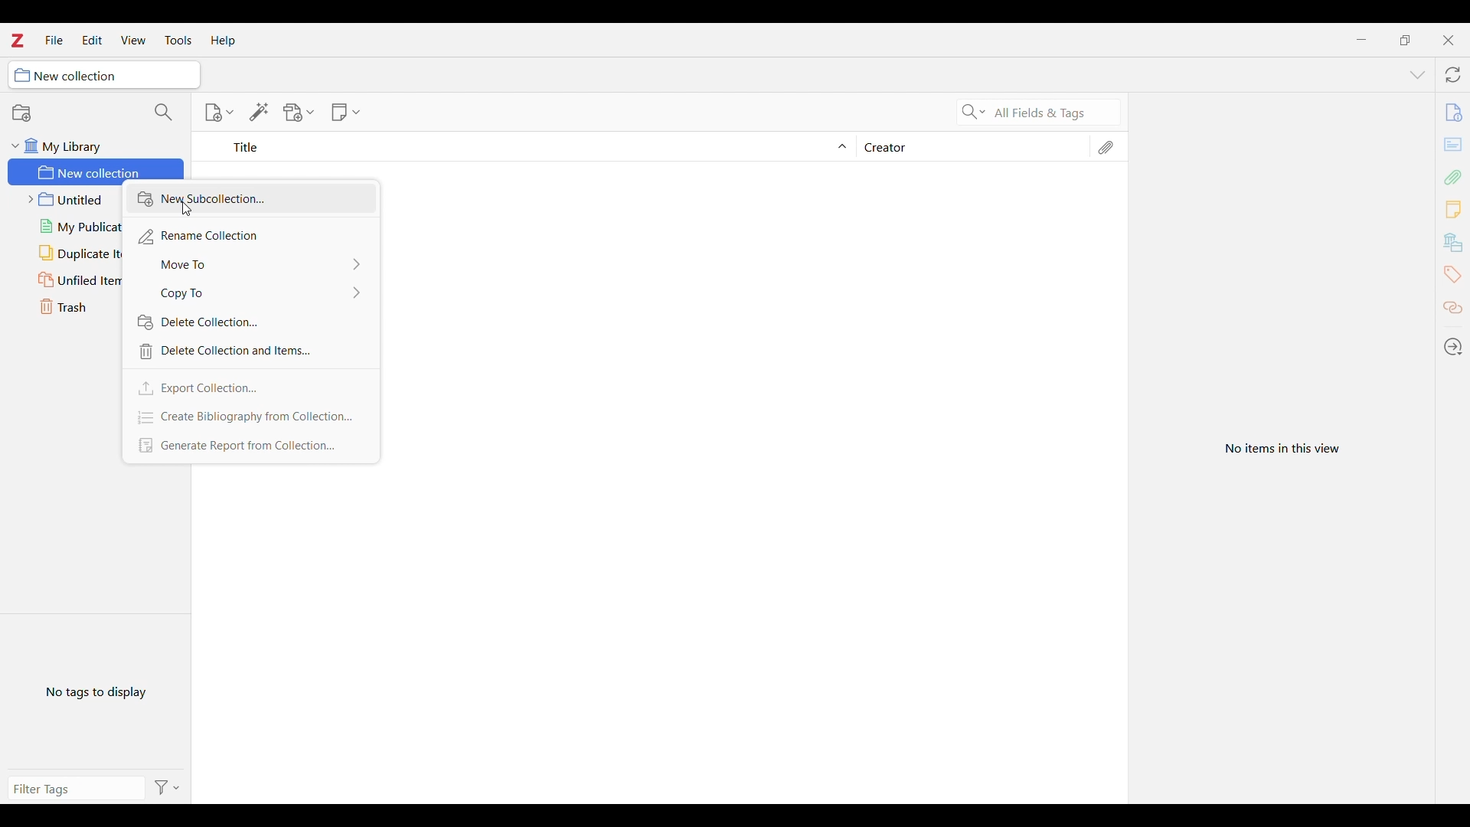 Image resolution: width=1470 pixels, height=827 pixels. I want to click on New collection, so click(22, 113).